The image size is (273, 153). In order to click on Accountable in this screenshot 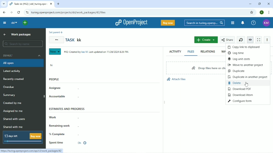, I will do `click(64, 97)`.